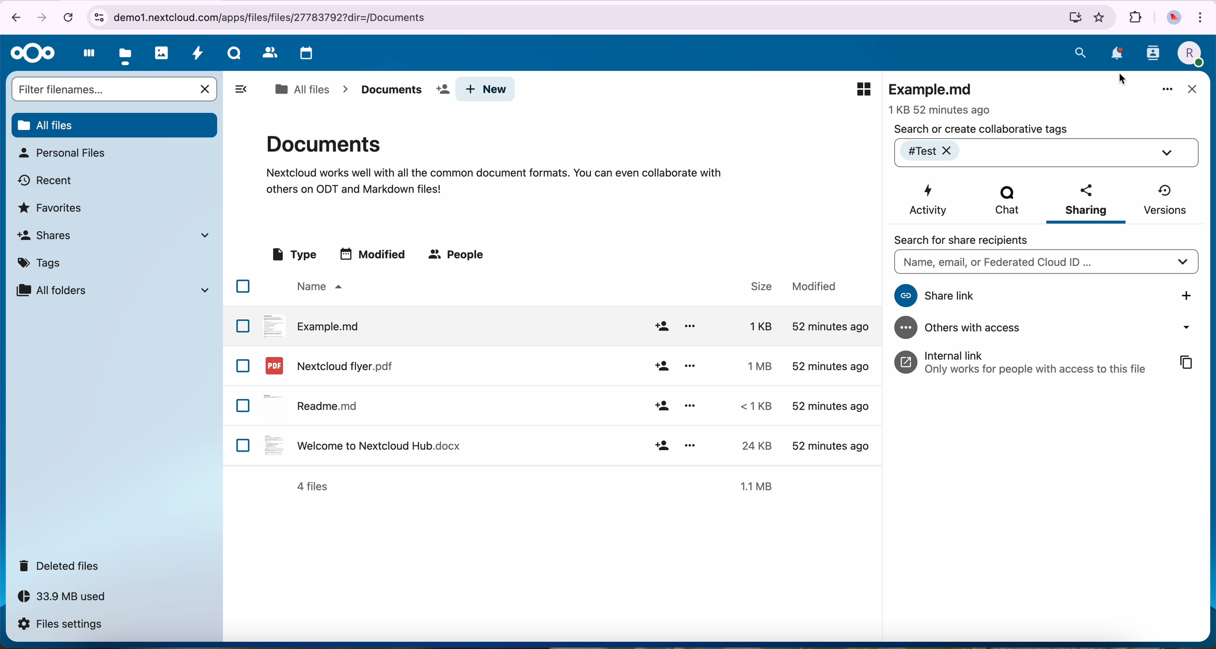 This screenshot has width=1216, height=649. Describe the element at coordinates (828, 444) in the screenshot. I see `modified` at that location.